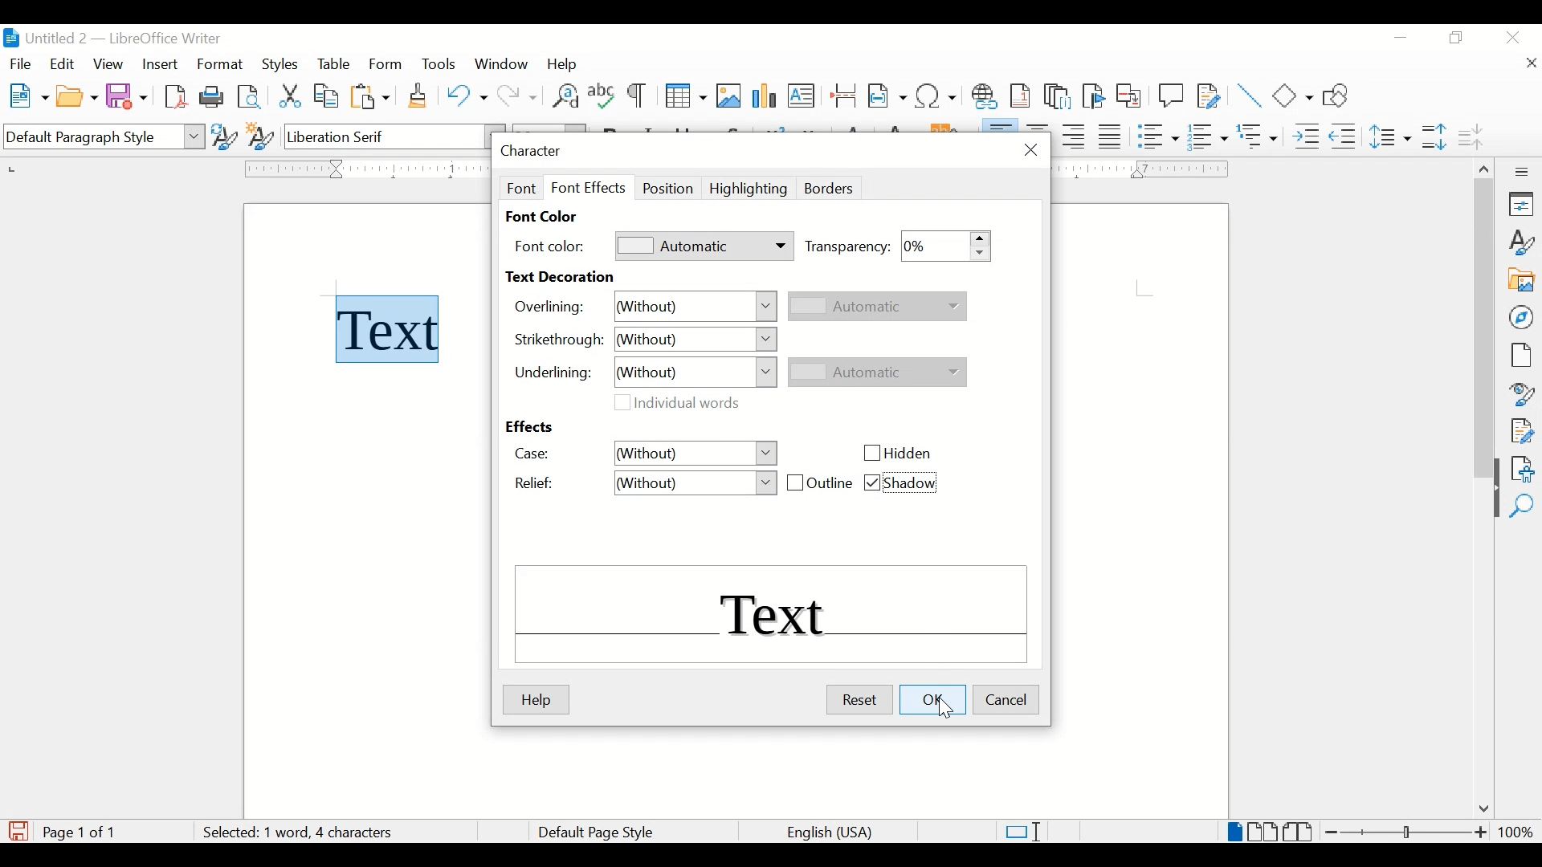 The width and height of the screenshot is (1542, 867). Describe the element at coordinates (1250, 96) in the screenshot. I see `insert line` at that location.